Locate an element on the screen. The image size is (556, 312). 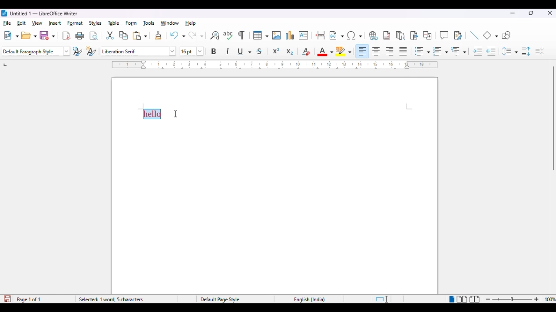
superscript is located at coordinates (276, 51).